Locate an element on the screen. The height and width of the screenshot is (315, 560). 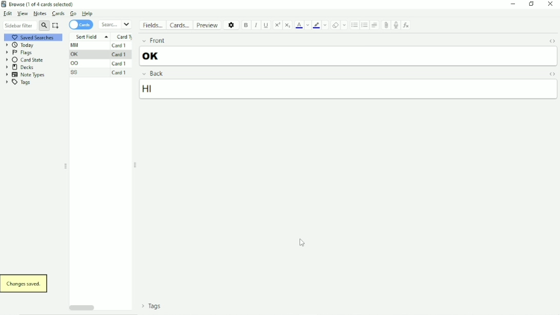
Select is located at coordinates (56, 26).